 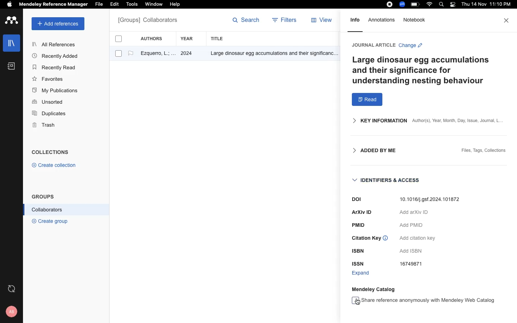 I want to click on expand, so click(x=361, y=273).